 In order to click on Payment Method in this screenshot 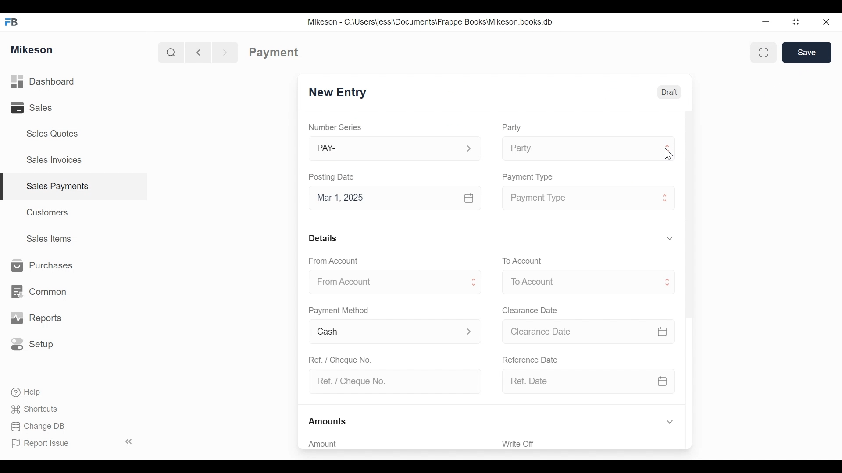, I will do `click(339, 312)`.